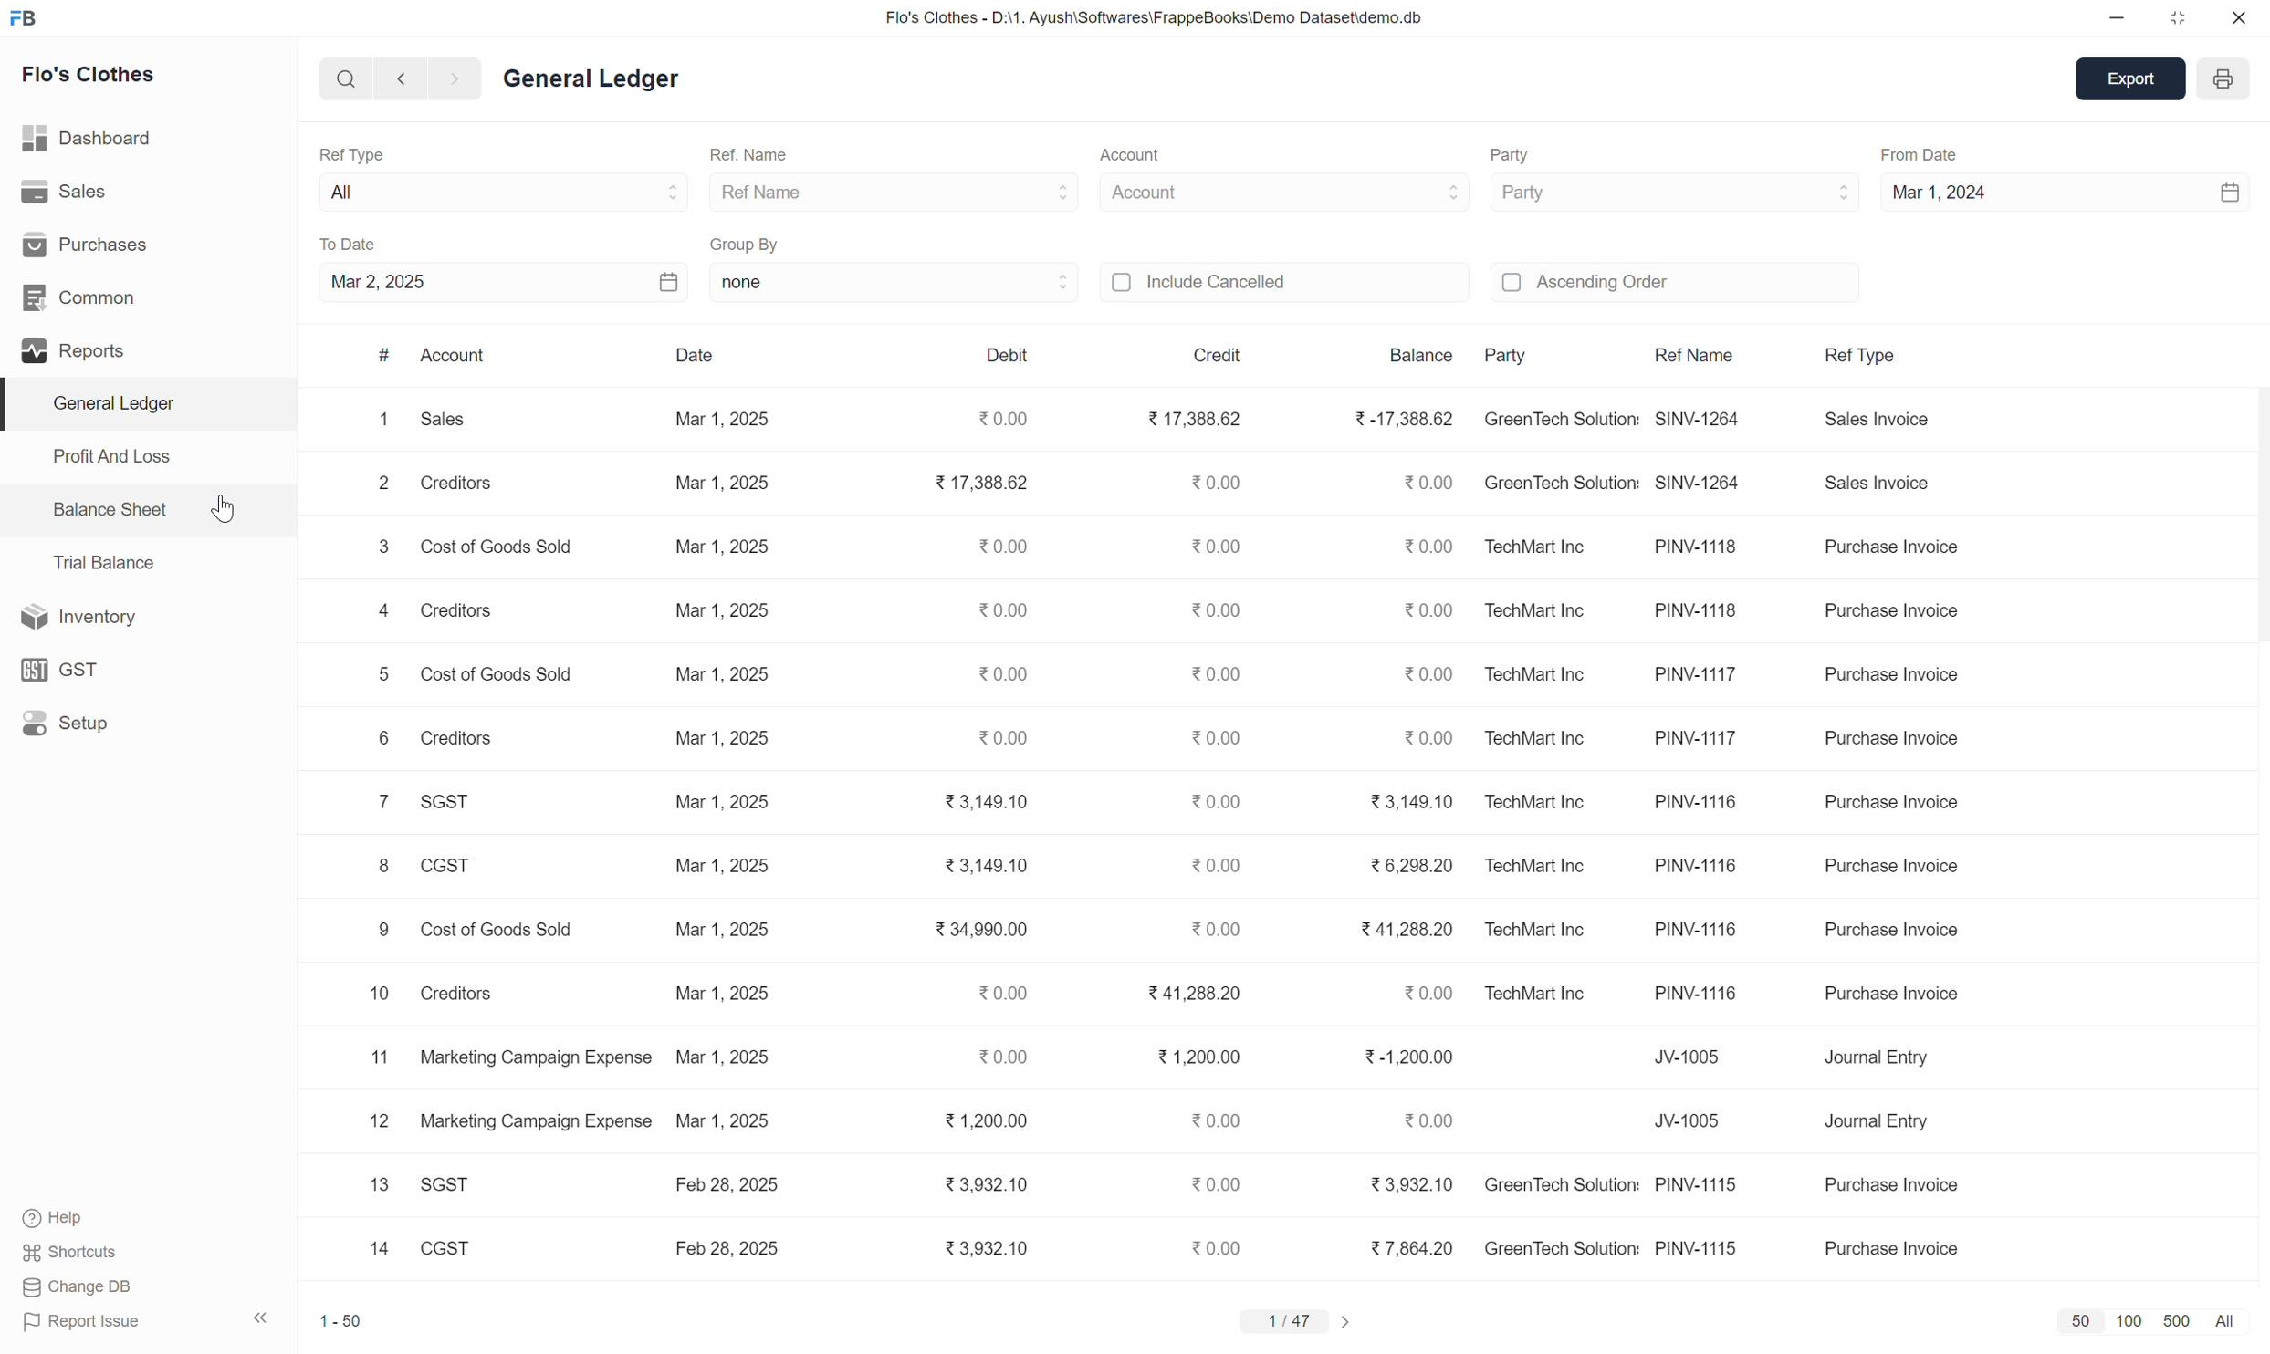 The image size is (2270, 1354). I want to click on 1,200.00, so click(1187, 1057).